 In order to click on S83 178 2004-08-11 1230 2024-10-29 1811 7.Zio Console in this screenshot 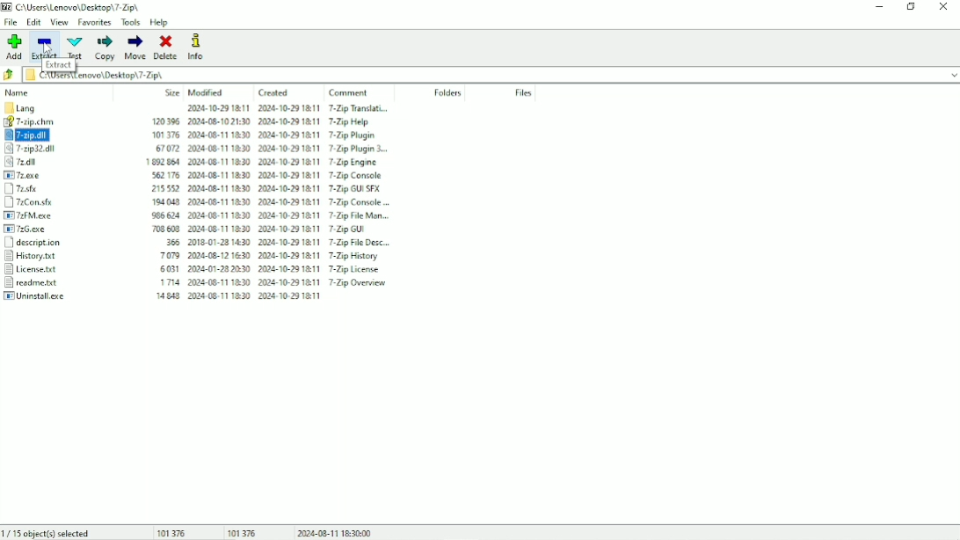, I will do `click(269, 173)`.